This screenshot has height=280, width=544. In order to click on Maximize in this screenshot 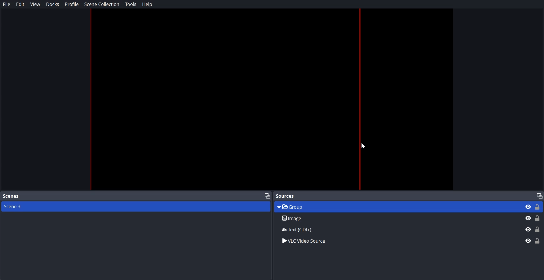, I will do `click(267, 195)`.